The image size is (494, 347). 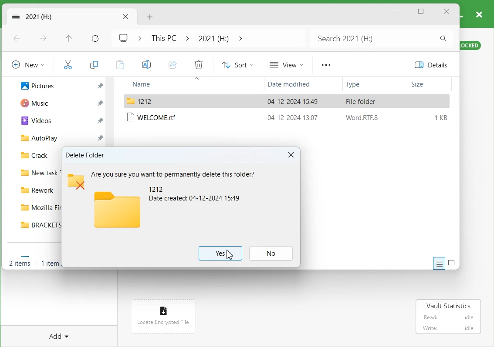 What do you see at coordinates (288, 117) in the screenshot?
I see `Welcome.rtf` at bounding box center [288, 117].